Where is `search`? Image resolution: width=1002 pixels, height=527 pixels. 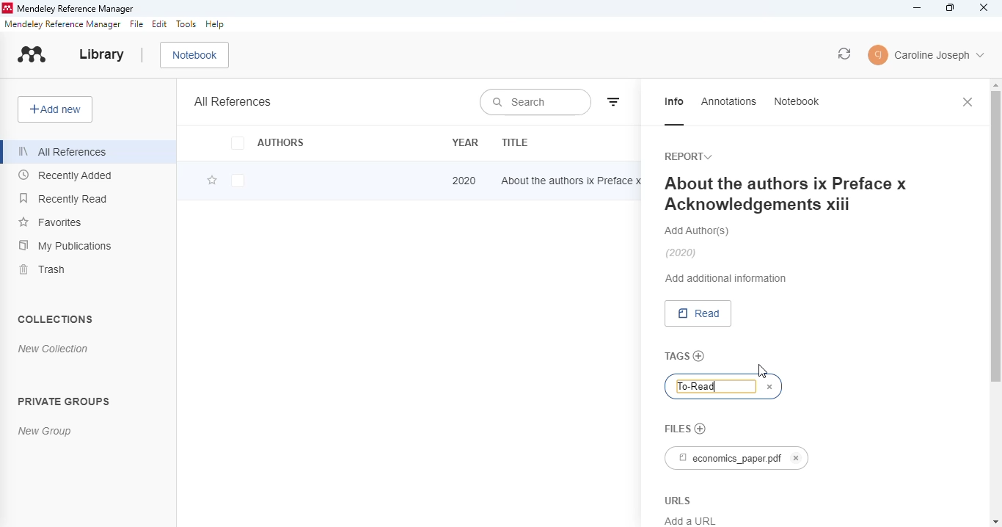 search is located at coordinates (536, 103).